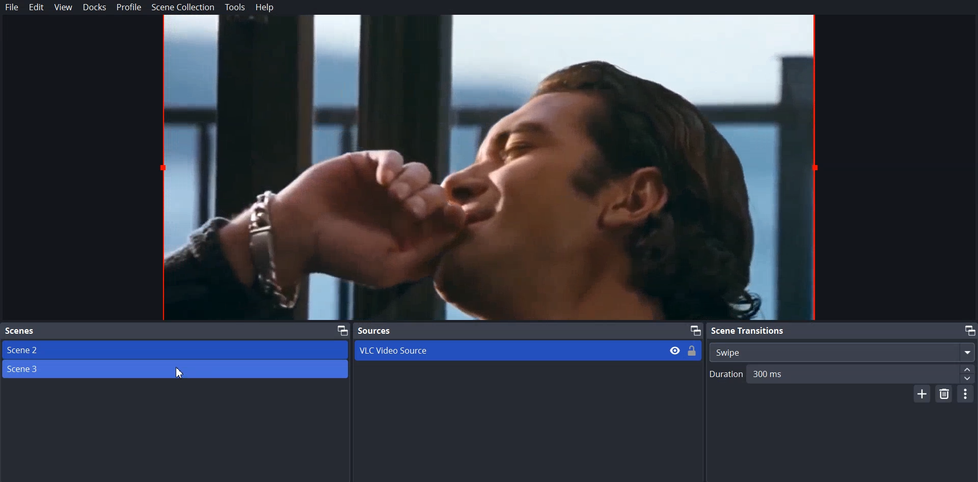 Image resolution: width=978 pixels, height=482 pixels. Describe the element at coordinates (841, 330) in the screenshot. I see `Scene Transition` at that location.